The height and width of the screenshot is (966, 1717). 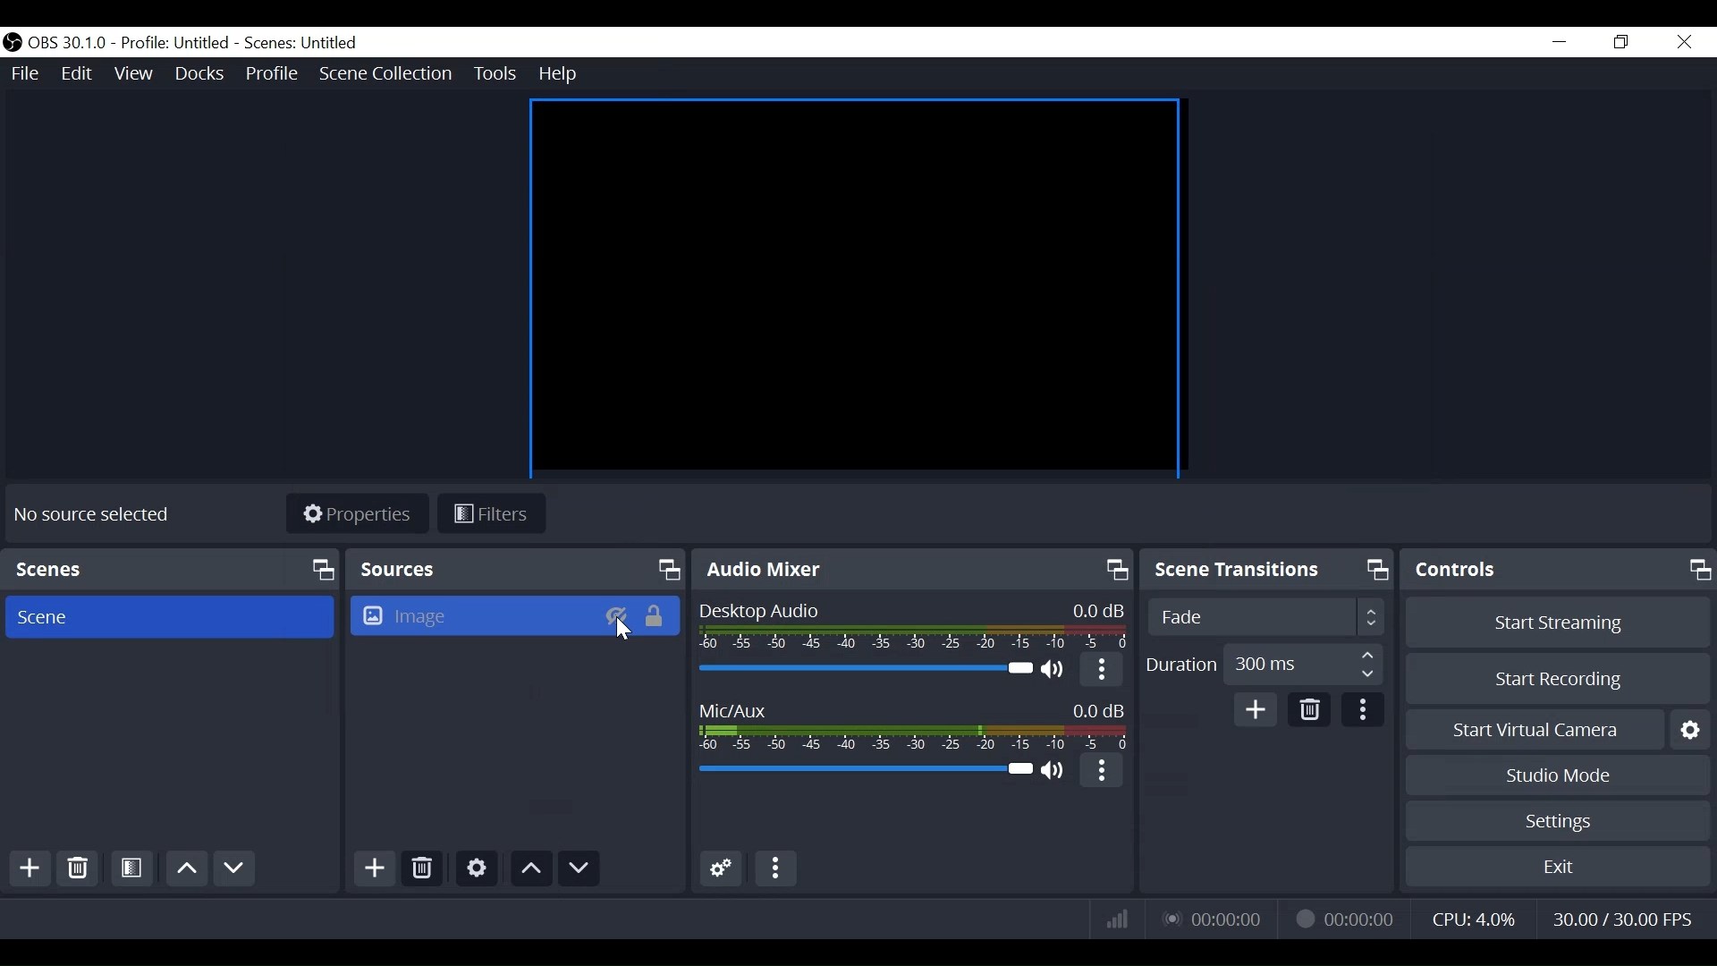 I want to click on Delete, so click(x=422, y=869).